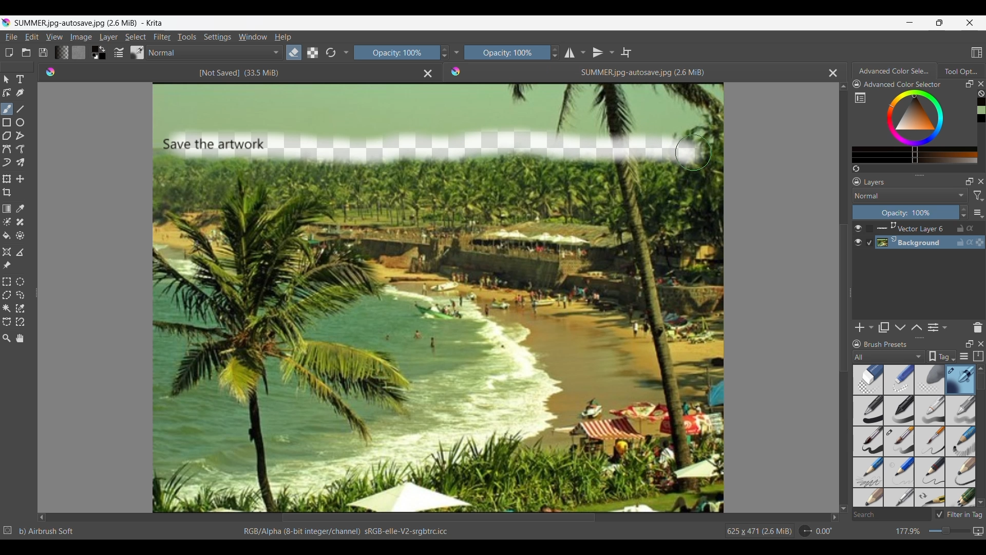 The width and height of the screenshot is (986, 555). Describe the element at coordinates (909, 531) in the screenshot. I see `177.9%` at that location.